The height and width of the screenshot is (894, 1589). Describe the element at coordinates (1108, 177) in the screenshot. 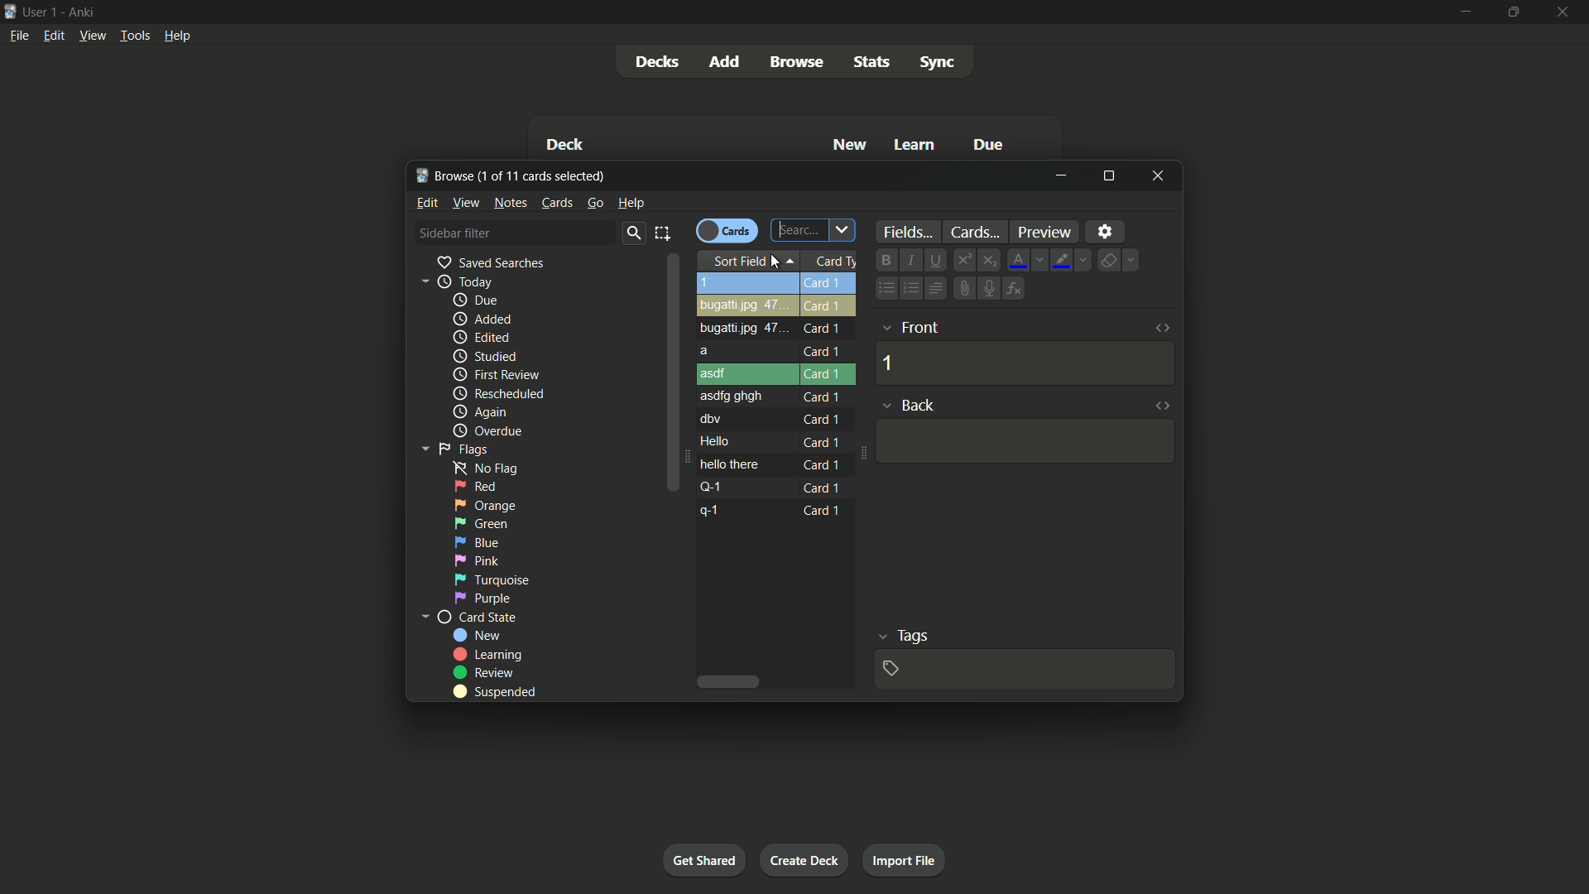

I see `maximize` at that location.